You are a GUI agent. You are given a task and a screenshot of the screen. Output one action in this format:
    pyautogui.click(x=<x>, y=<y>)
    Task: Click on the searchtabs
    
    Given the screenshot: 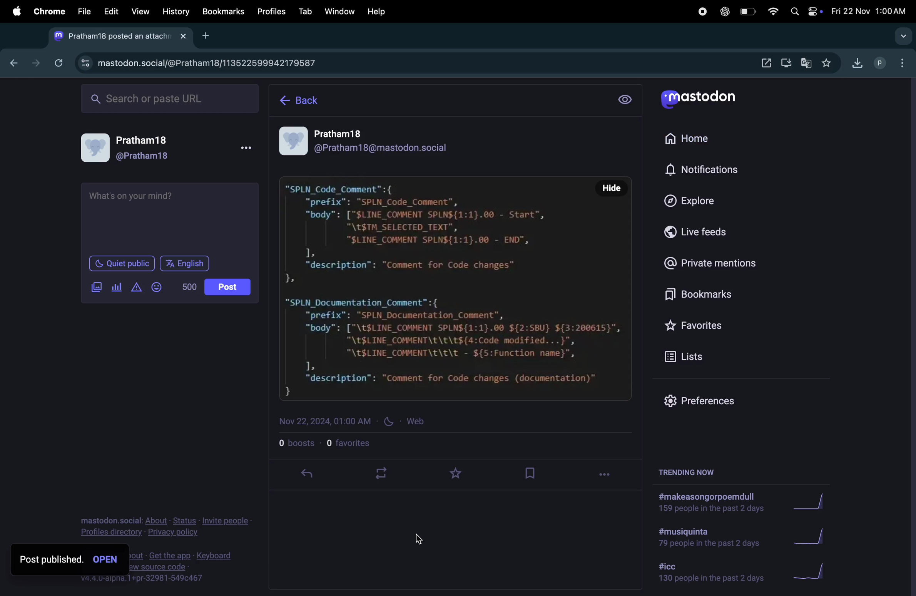 What is the action you would take?
    pyautogui.click(x=901, y=38)
    